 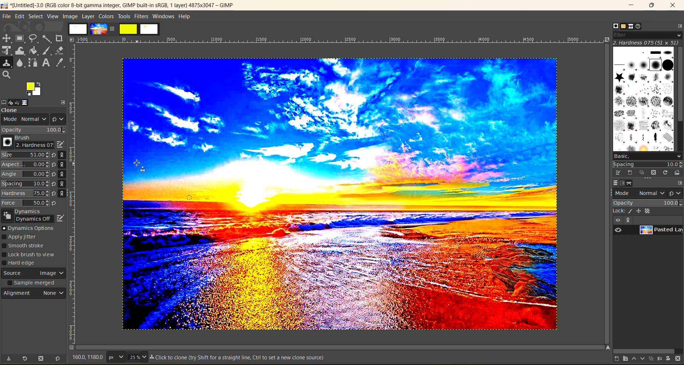 I want to click on select, so click(x=36, y=16).